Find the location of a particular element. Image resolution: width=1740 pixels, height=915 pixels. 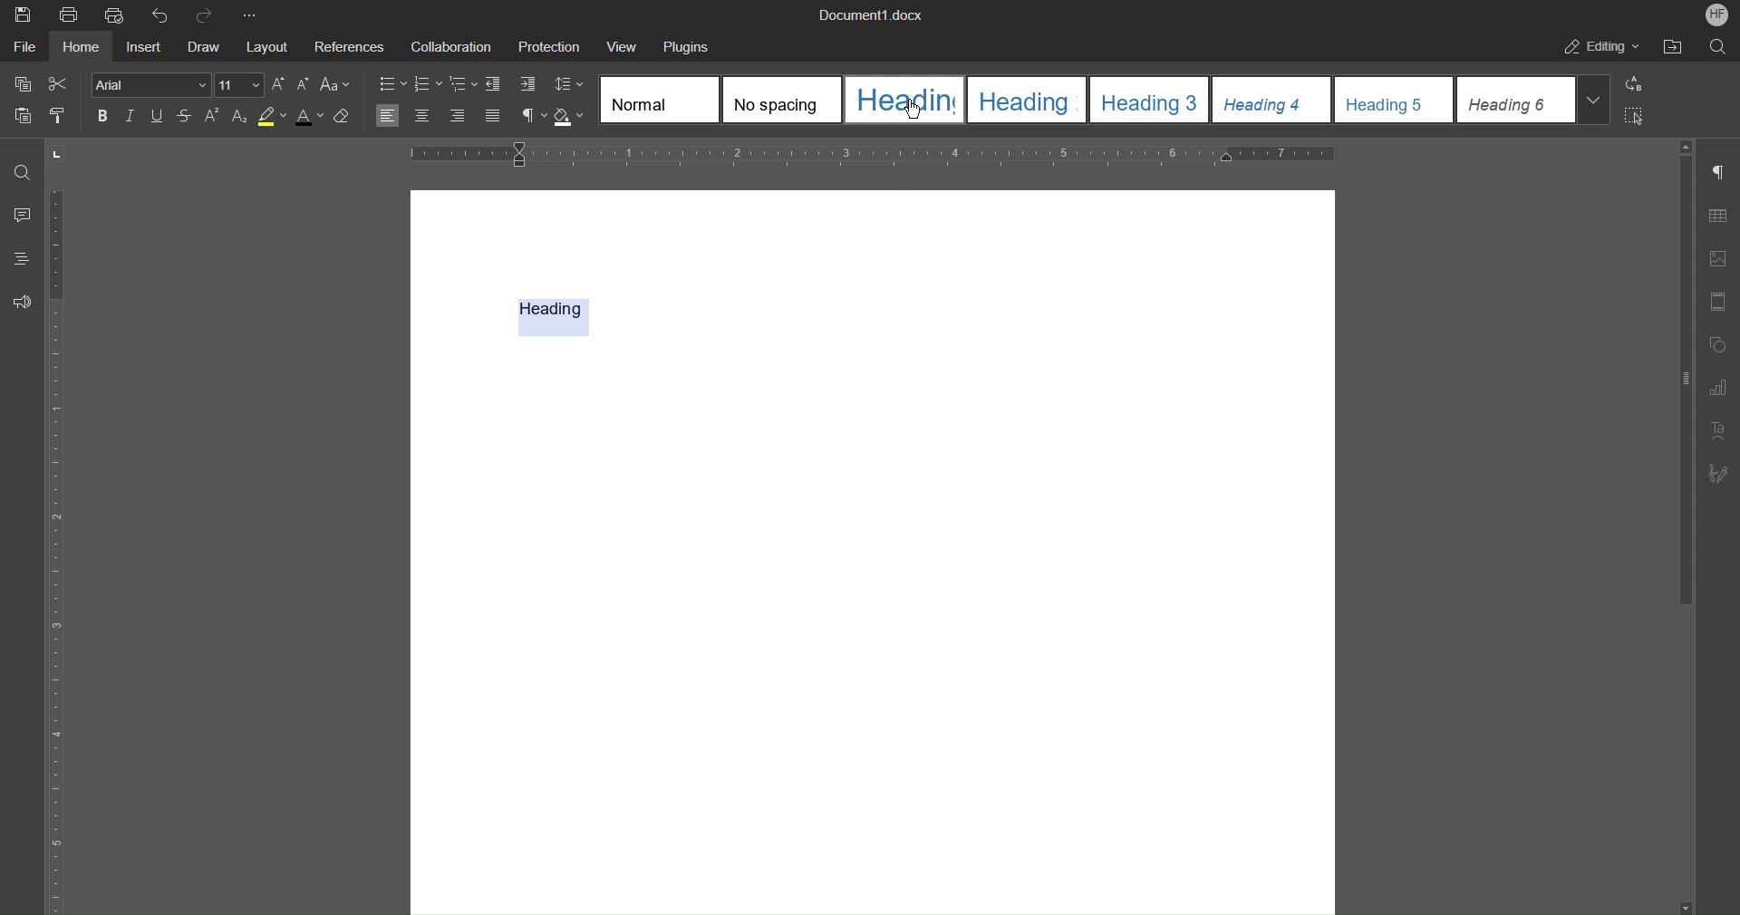

More headings is located at coordinates (1592, 106).